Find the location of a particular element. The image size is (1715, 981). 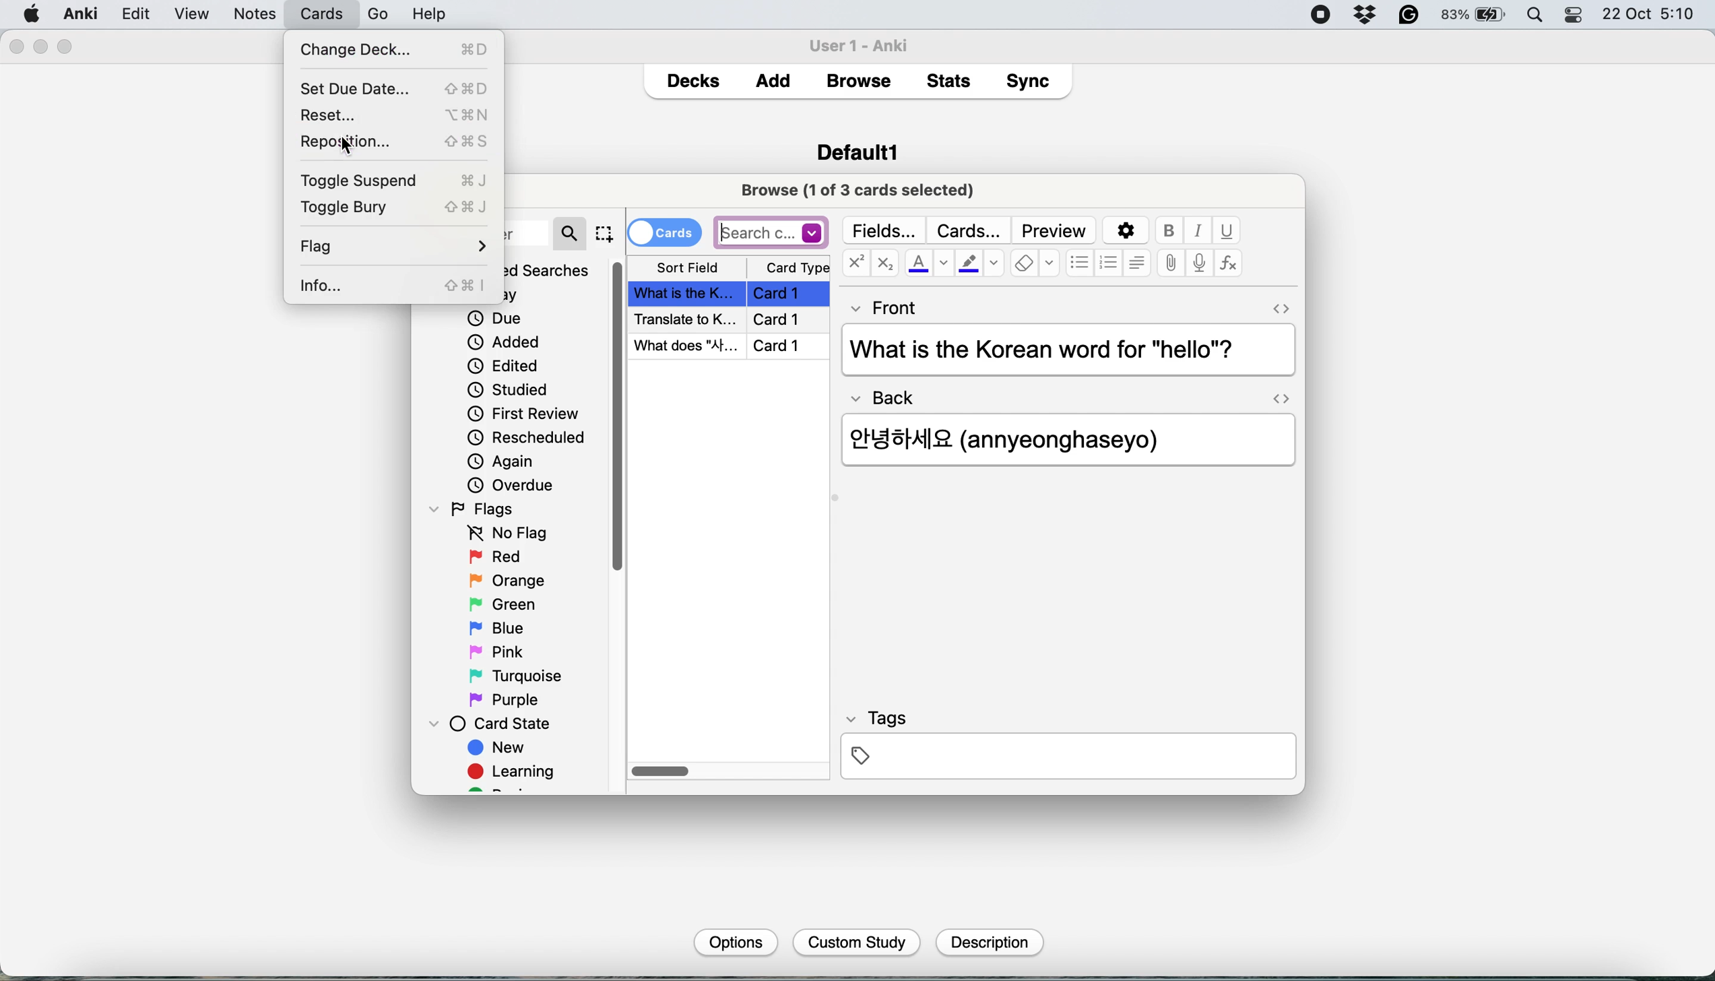

tags is located at coordinates (1067, 743).